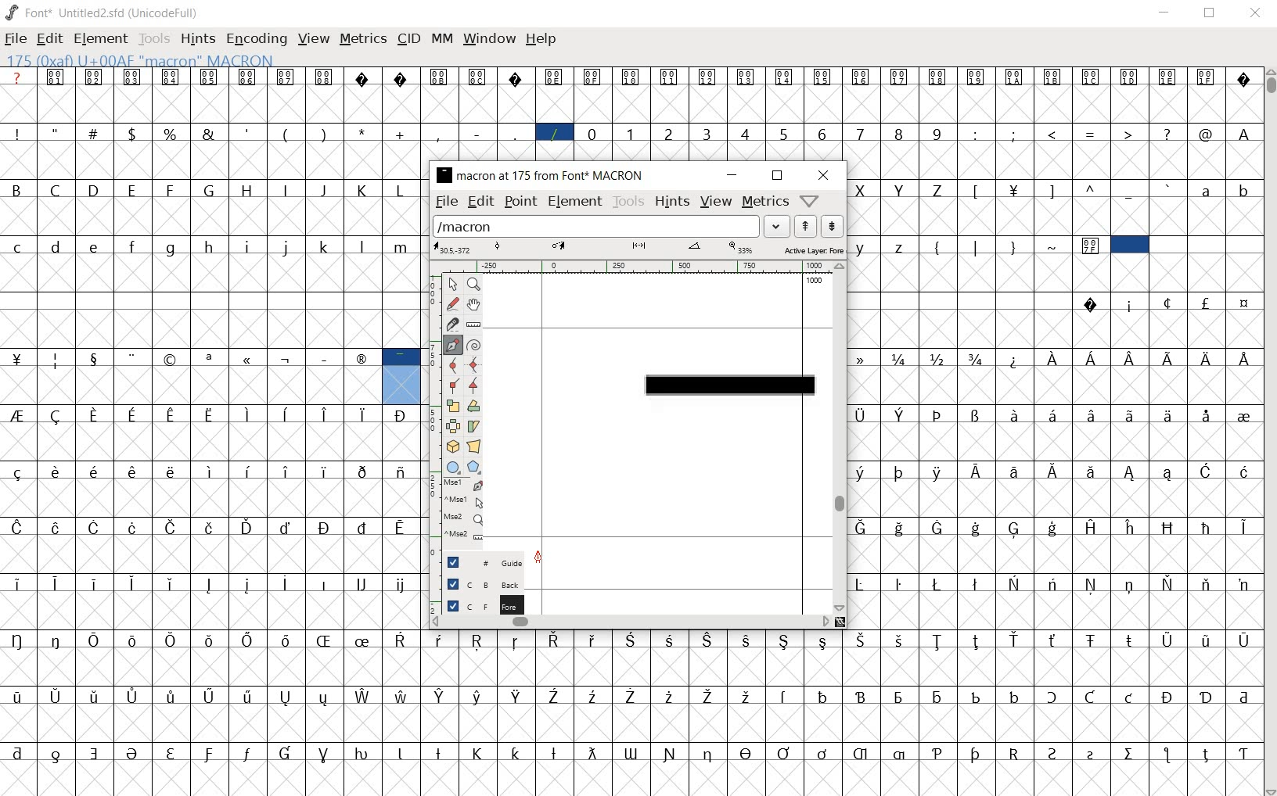 Image resolution: width=1277 pixels, height=796 pixels. What do you see at coordinates (813, 281) in the screenshot?
I see `1000` at bounding box center [813, 281].